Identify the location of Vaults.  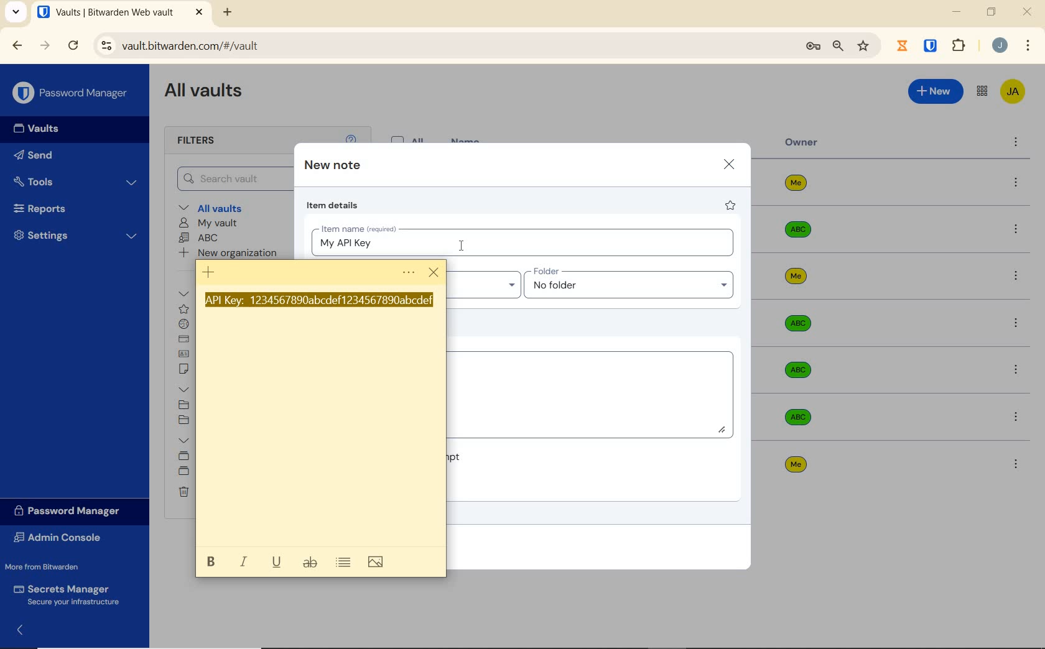
(42, 130).